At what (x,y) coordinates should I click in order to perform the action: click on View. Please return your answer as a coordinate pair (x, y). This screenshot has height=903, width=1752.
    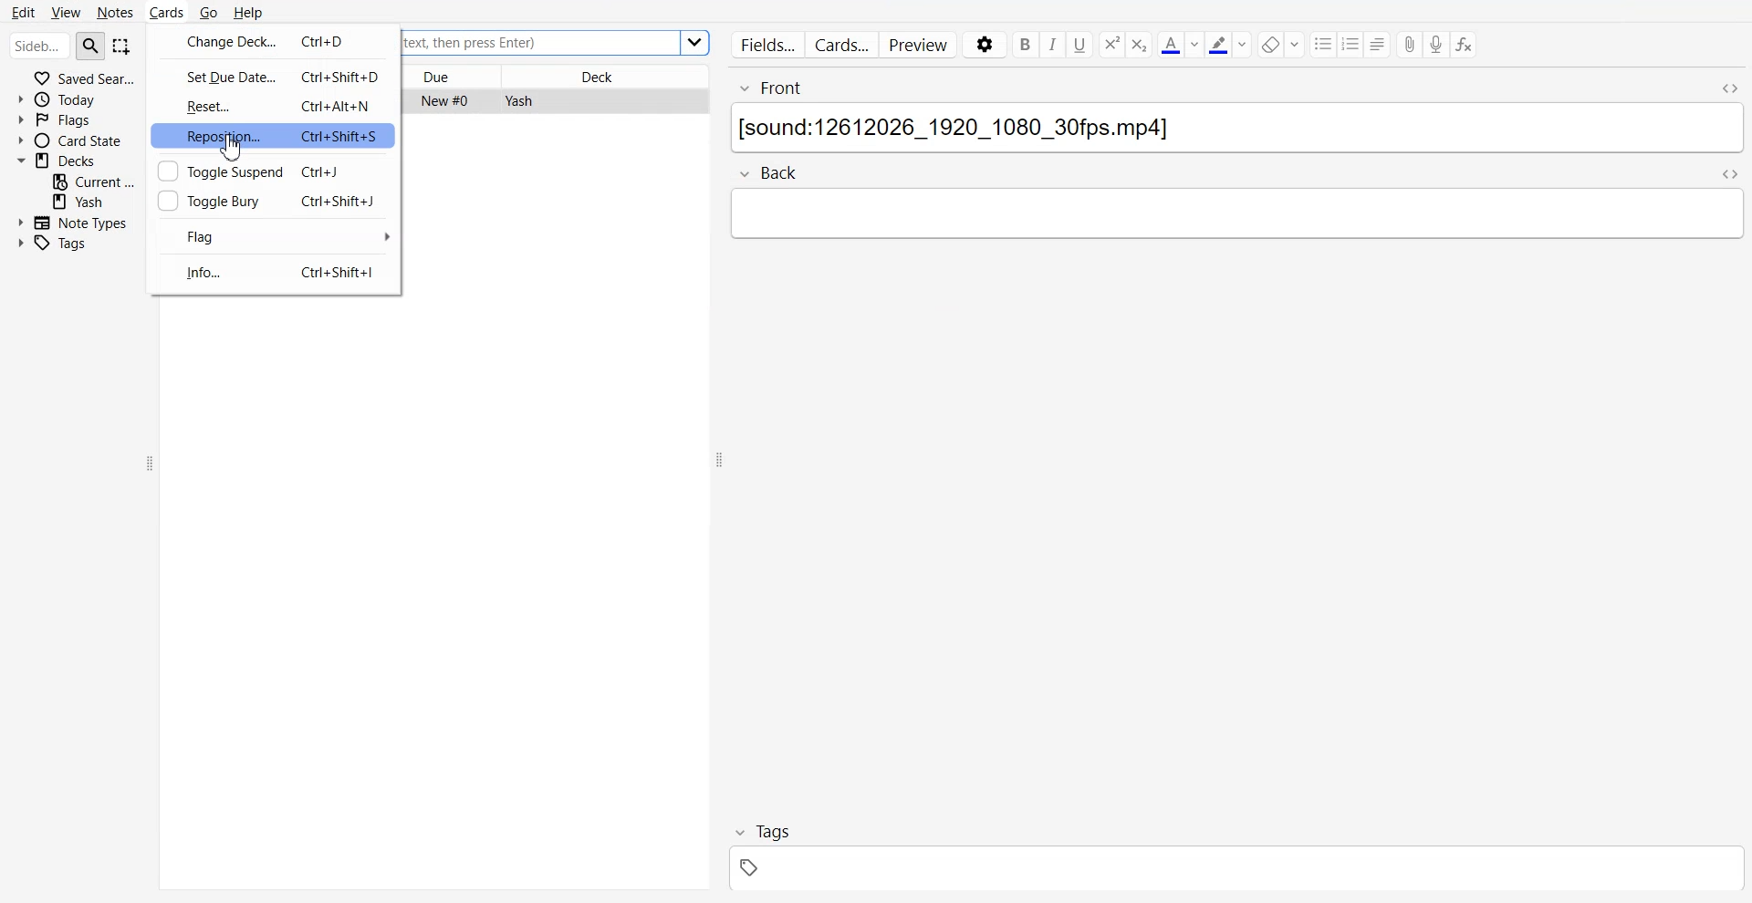
    Looking at the image, I should click on (65, 12).